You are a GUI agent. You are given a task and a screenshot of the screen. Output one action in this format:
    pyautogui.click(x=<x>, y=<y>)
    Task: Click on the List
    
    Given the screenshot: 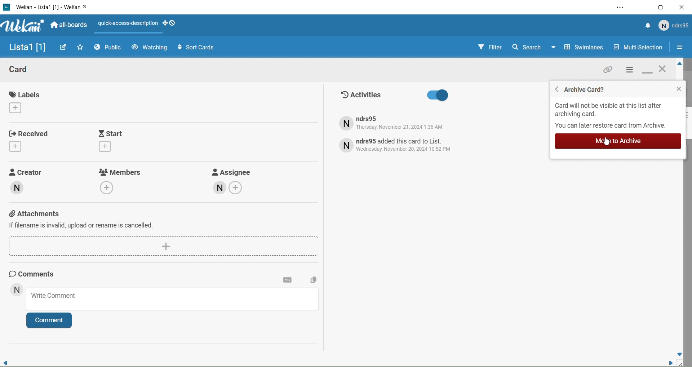 What is the action you would take?
    pyautogui.click(x=26, y=49)
    